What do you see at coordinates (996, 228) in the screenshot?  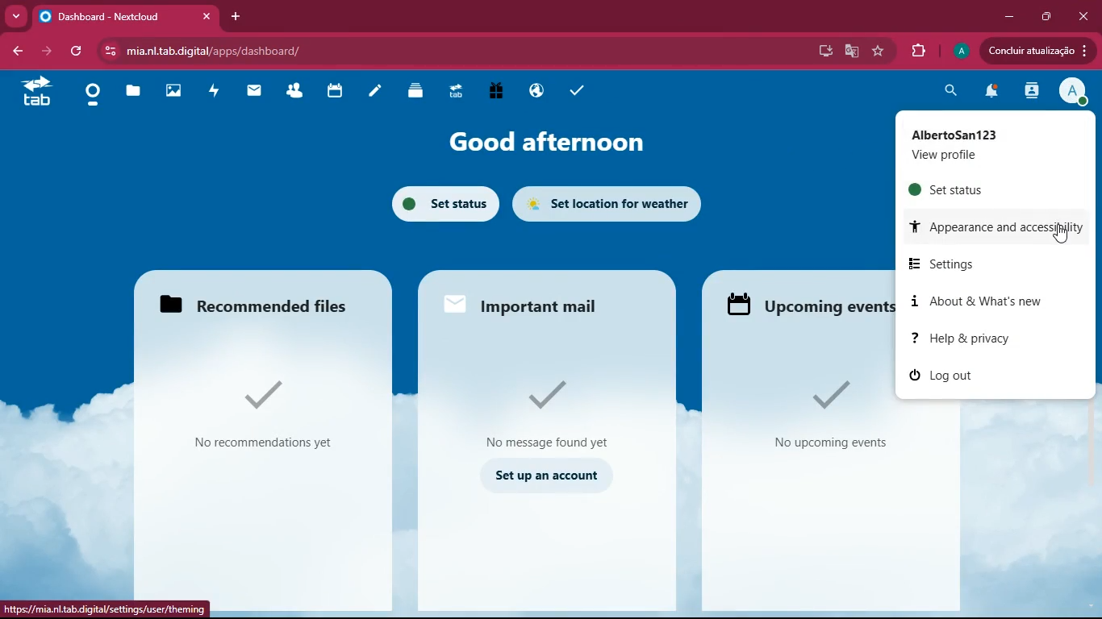 I see `appearance` at bounding box center [996, 228].